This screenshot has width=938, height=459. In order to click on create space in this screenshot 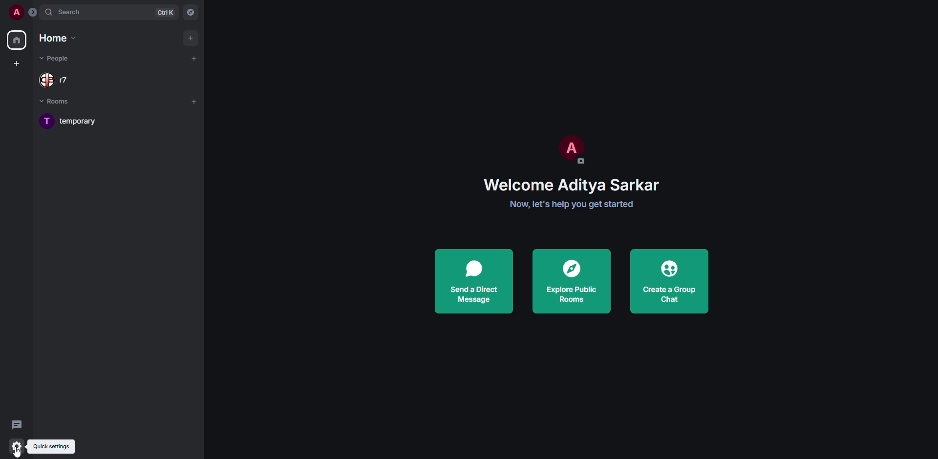, I will do `click(17, 64)`.